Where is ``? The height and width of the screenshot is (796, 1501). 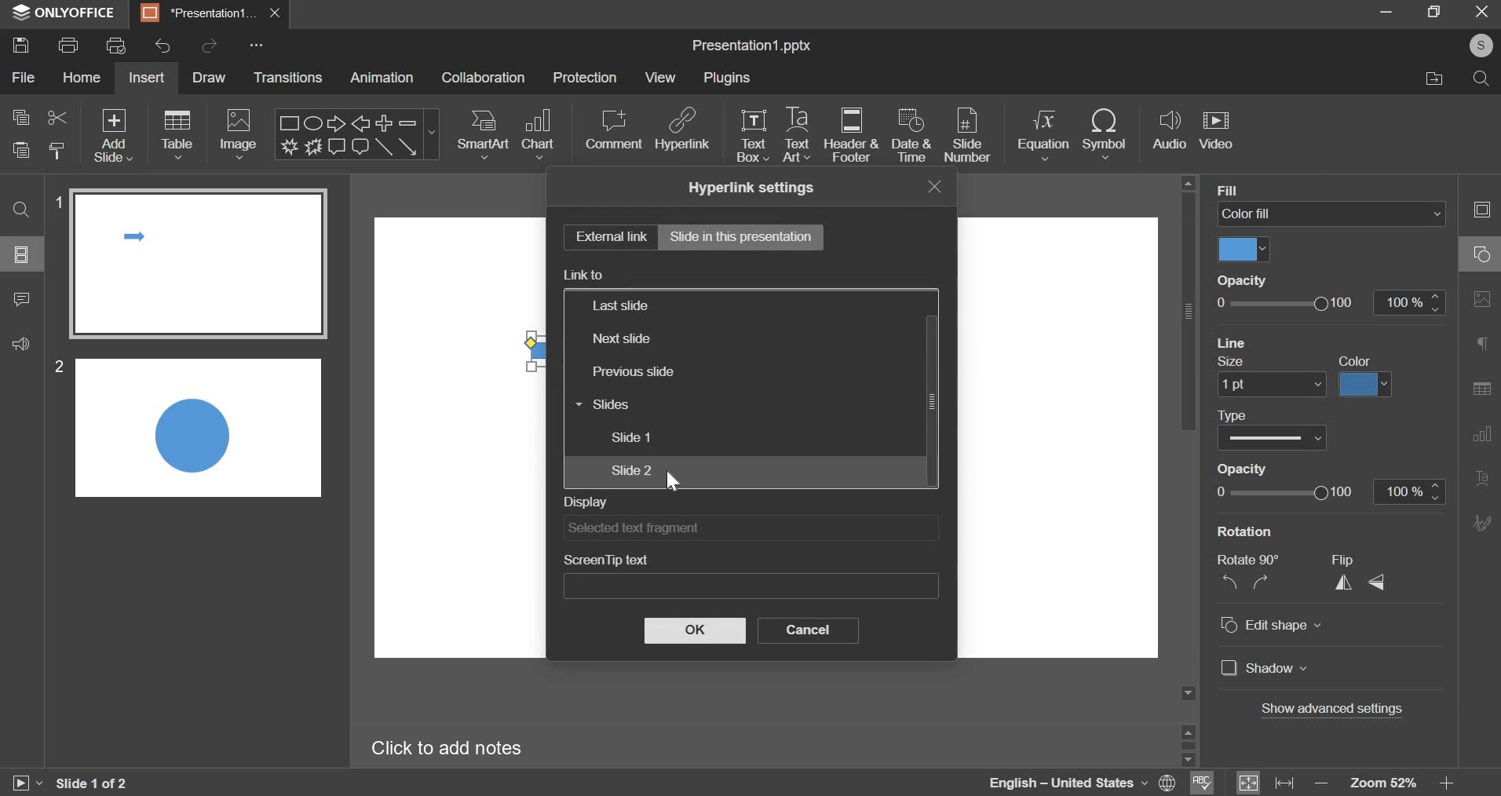  is located at coordinates (113, 112).